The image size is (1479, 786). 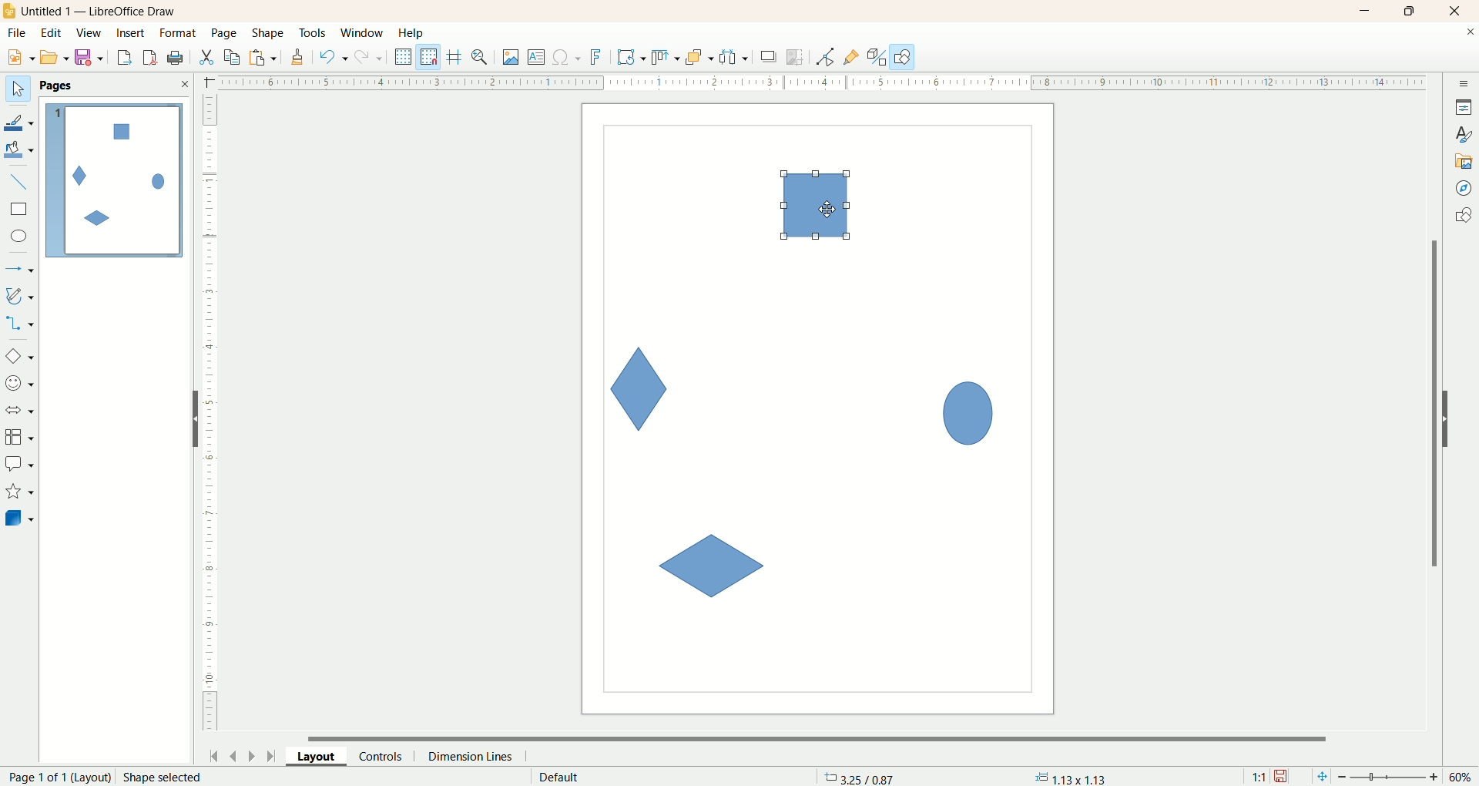 What do you see at coordinates (55, 57) in the screenshot?
I see `open` at bounding box center [55, 57].